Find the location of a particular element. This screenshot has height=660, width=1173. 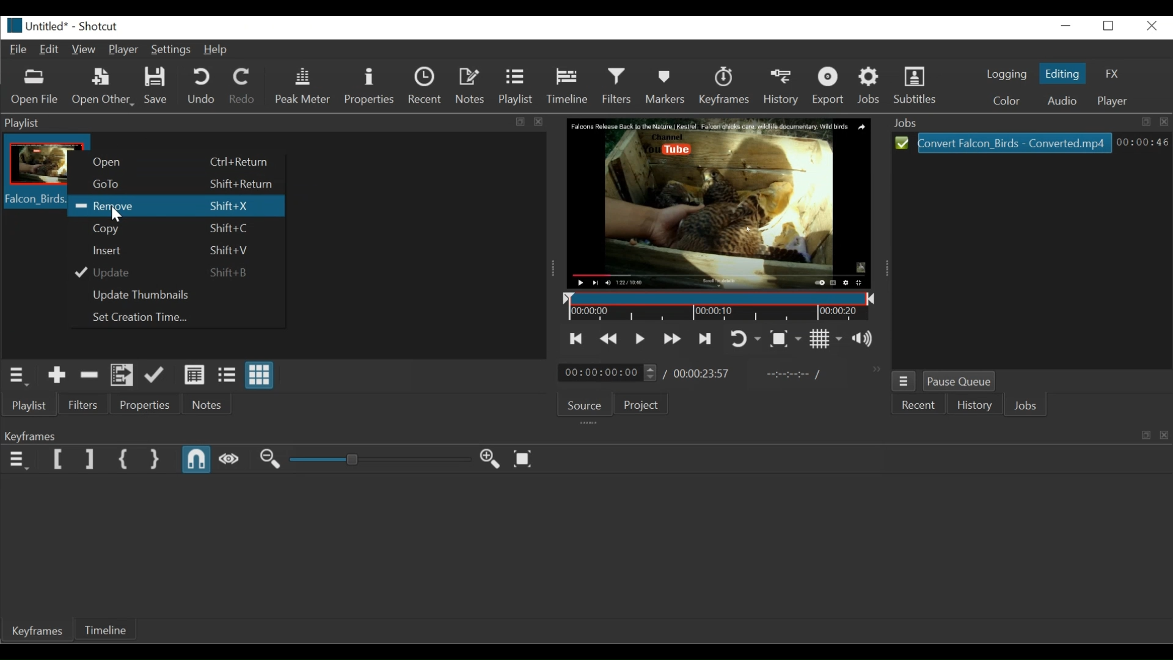

Keyframe is located at coordinates (38, 633).